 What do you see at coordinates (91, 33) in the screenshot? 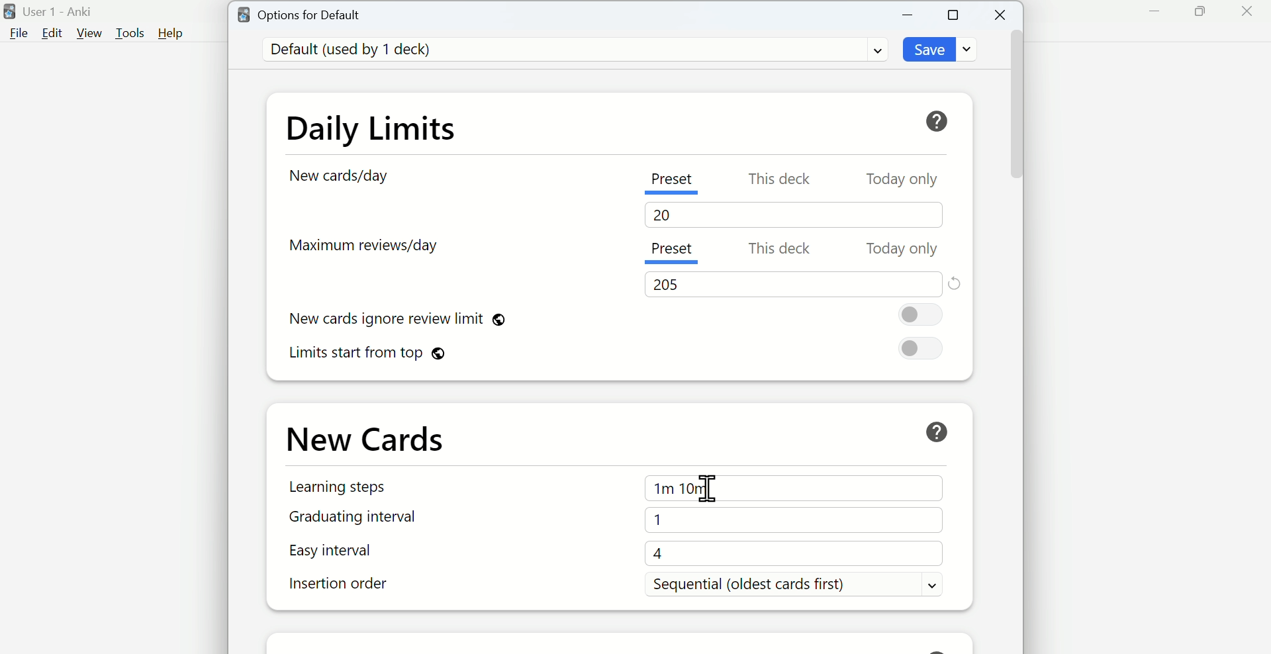
I see `View` at bounding box center [91, 33].